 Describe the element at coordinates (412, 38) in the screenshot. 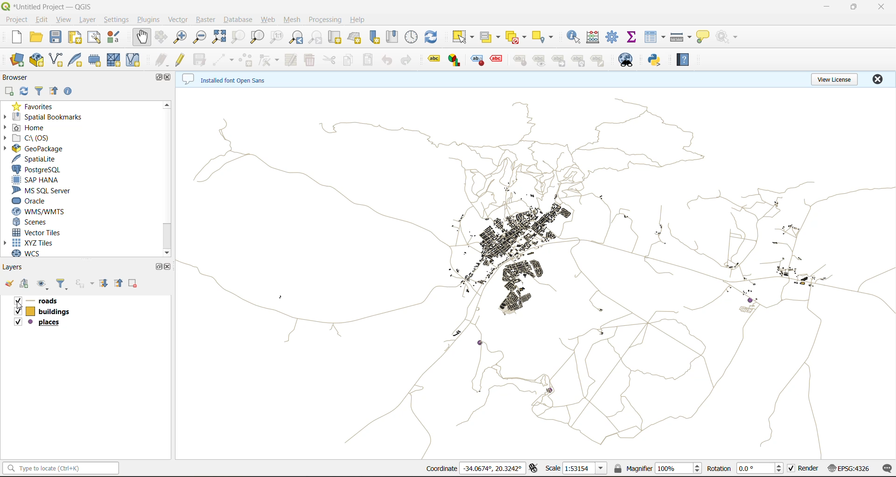

I see `control panel` at that location.